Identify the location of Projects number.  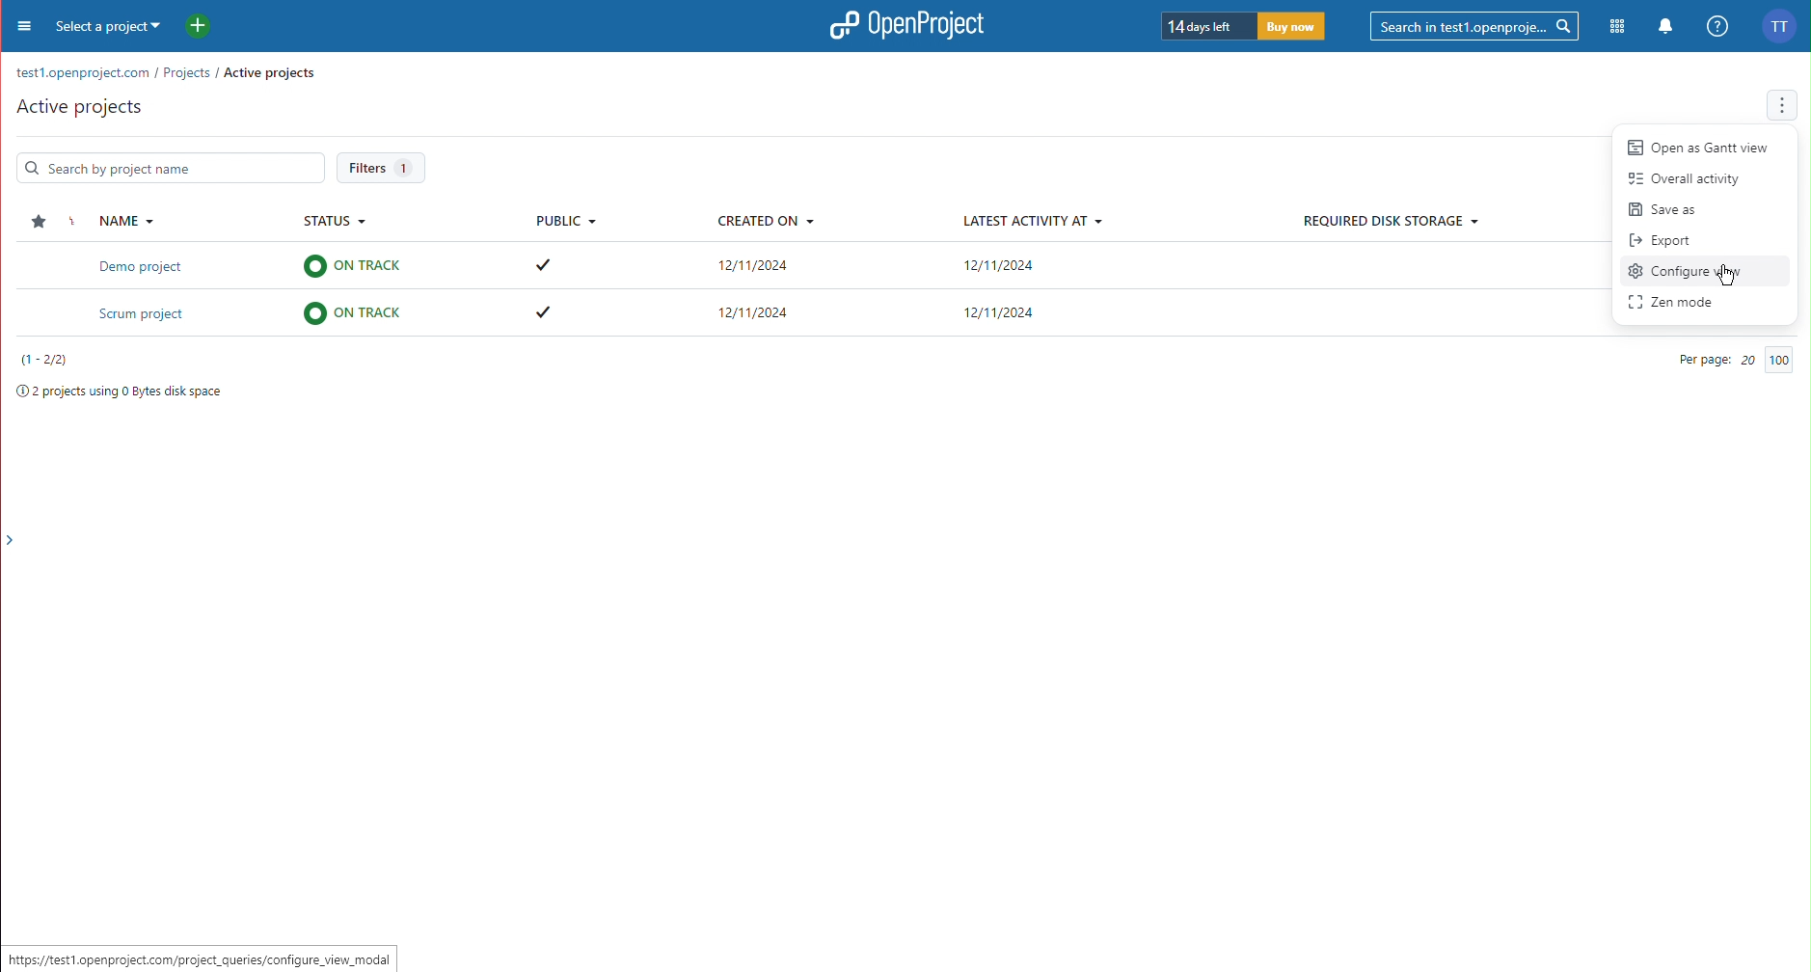
(48, 359).